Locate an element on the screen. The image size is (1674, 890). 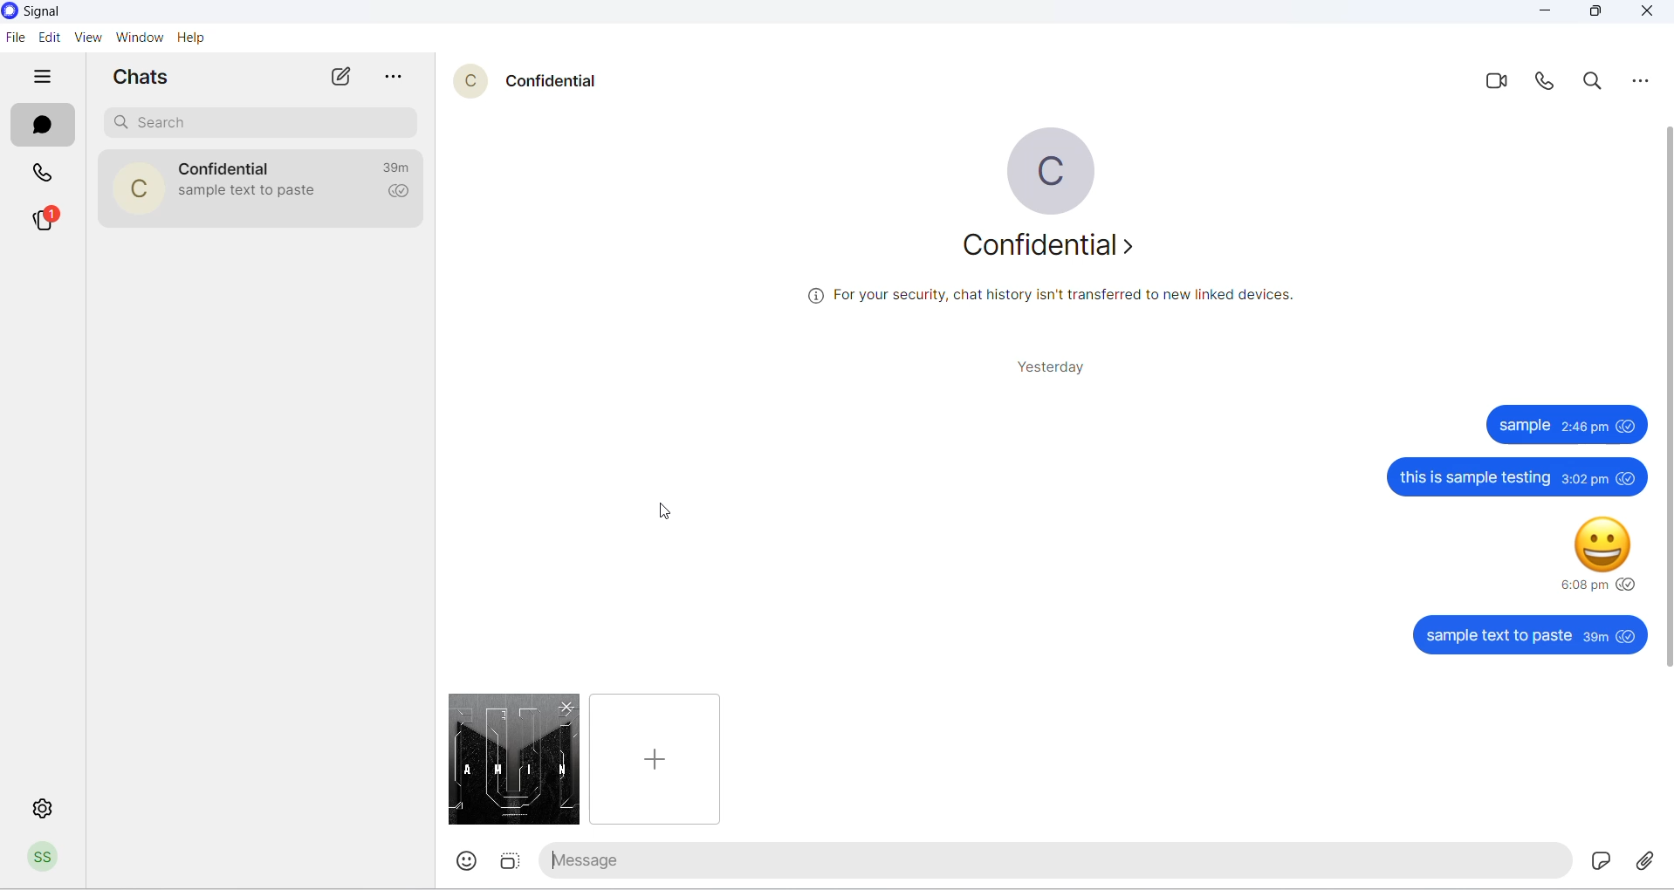
39m is located at coordinates (1595, 638).